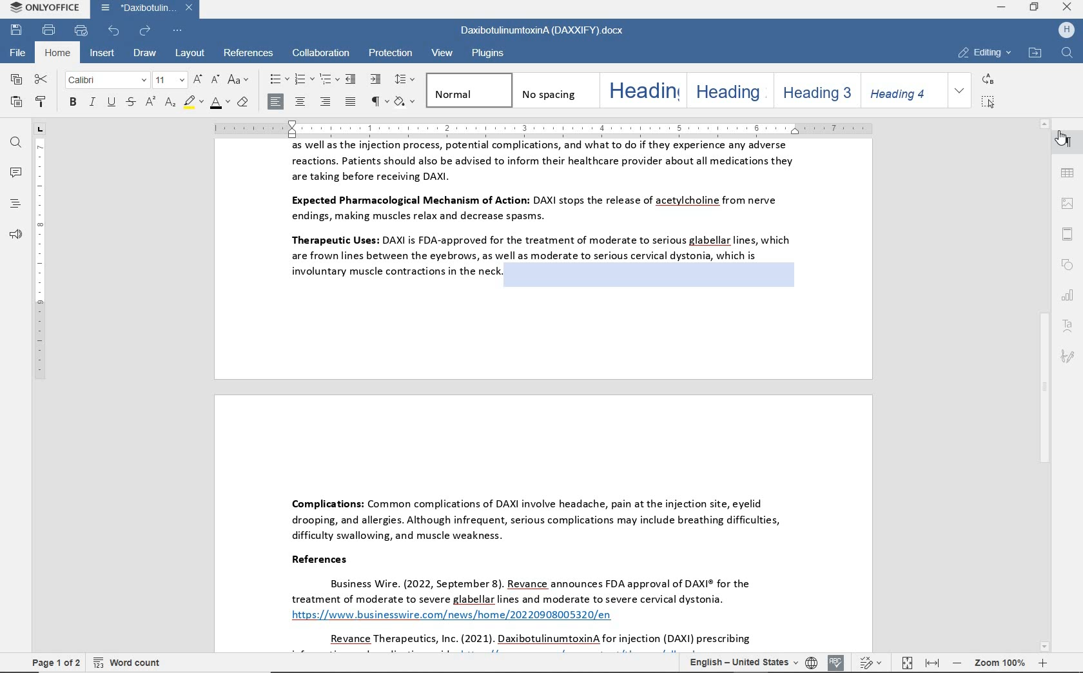 The width and height of the screenshot is (1083, 673). Describe the element at coordinates (741, 663) in the screenshot. I see `text language` at that location.